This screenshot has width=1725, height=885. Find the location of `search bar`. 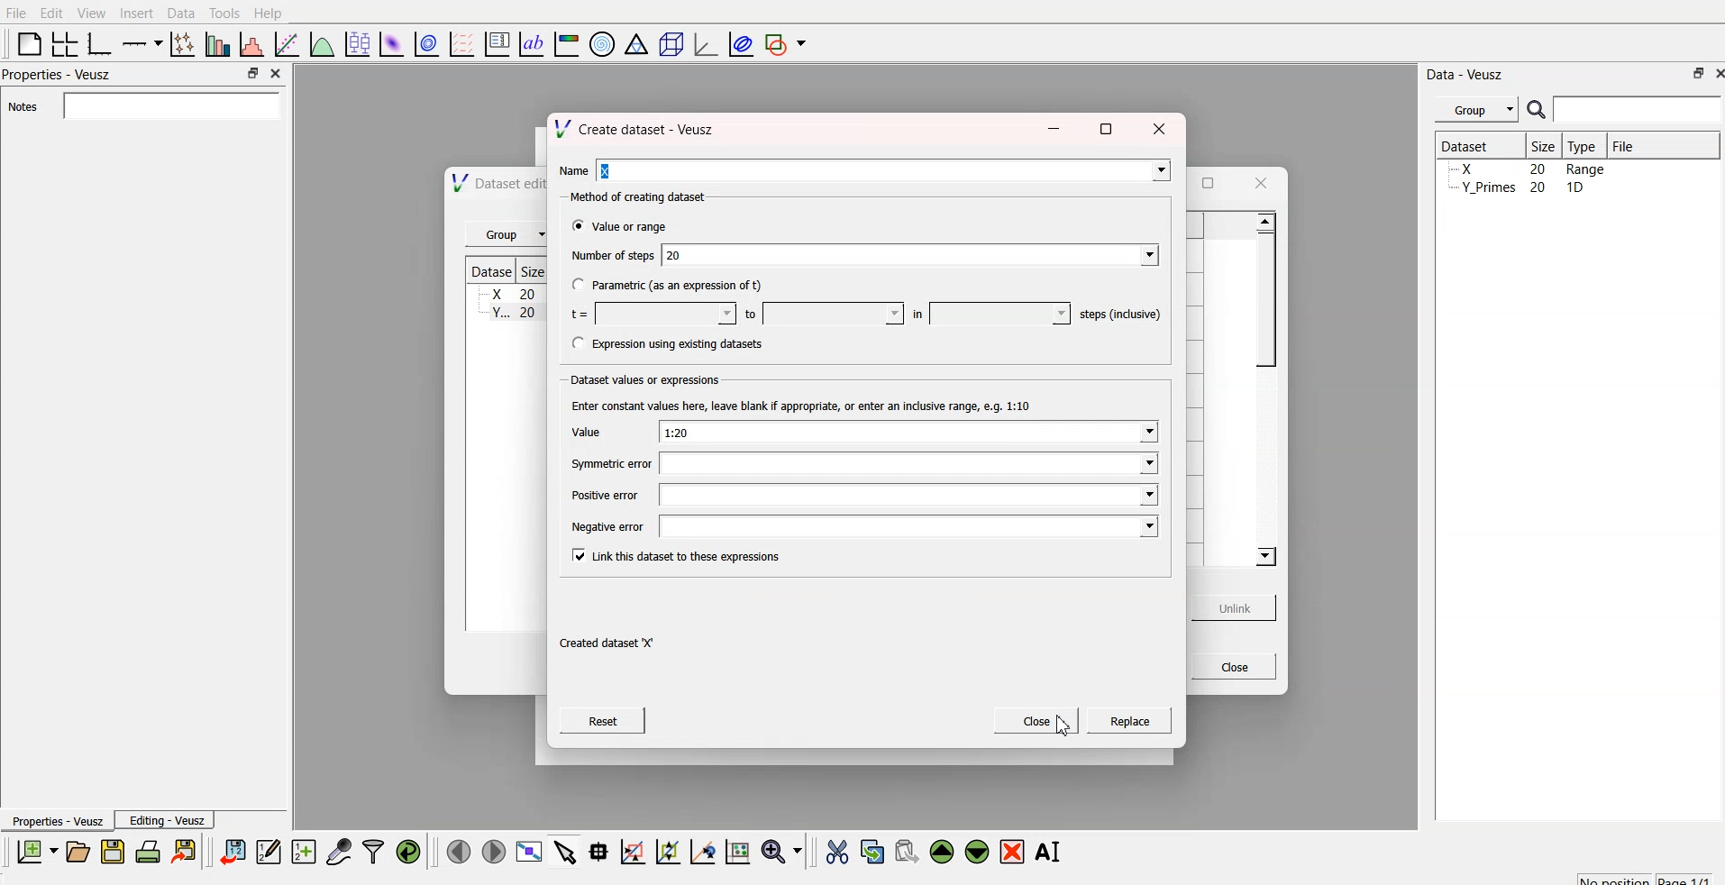

search bar is located at coordinates (168, 105).